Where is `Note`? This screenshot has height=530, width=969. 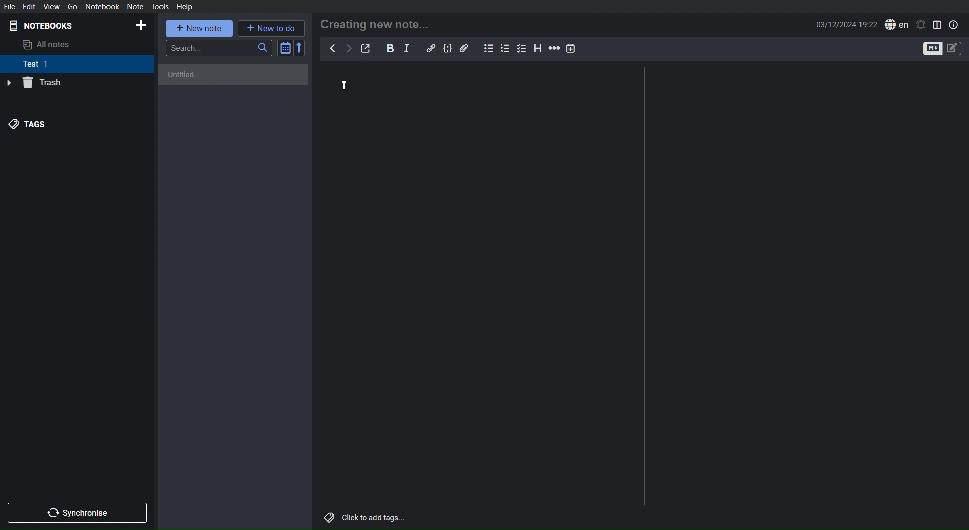
Note is located at coordinates (135, 7).